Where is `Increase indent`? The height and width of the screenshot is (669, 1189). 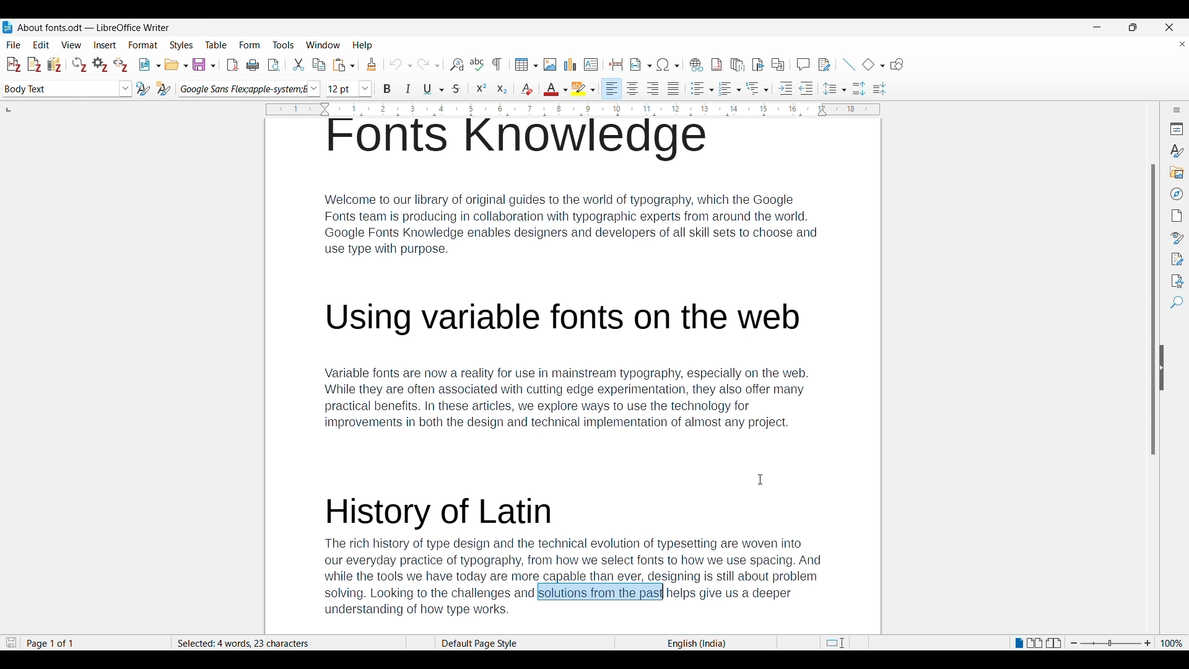 Increase indent is located at coordinates (786, 88).